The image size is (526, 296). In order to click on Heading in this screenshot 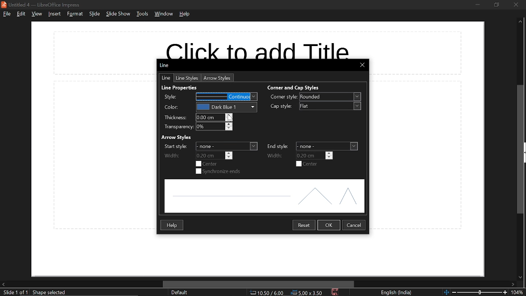, I will do `click(177, 138)`.